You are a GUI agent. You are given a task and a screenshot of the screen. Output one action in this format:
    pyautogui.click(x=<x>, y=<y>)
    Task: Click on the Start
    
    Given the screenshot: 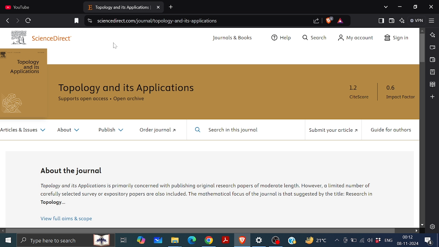 What is the action you would take?
    pyautogui.click(x=8, y=239)
    